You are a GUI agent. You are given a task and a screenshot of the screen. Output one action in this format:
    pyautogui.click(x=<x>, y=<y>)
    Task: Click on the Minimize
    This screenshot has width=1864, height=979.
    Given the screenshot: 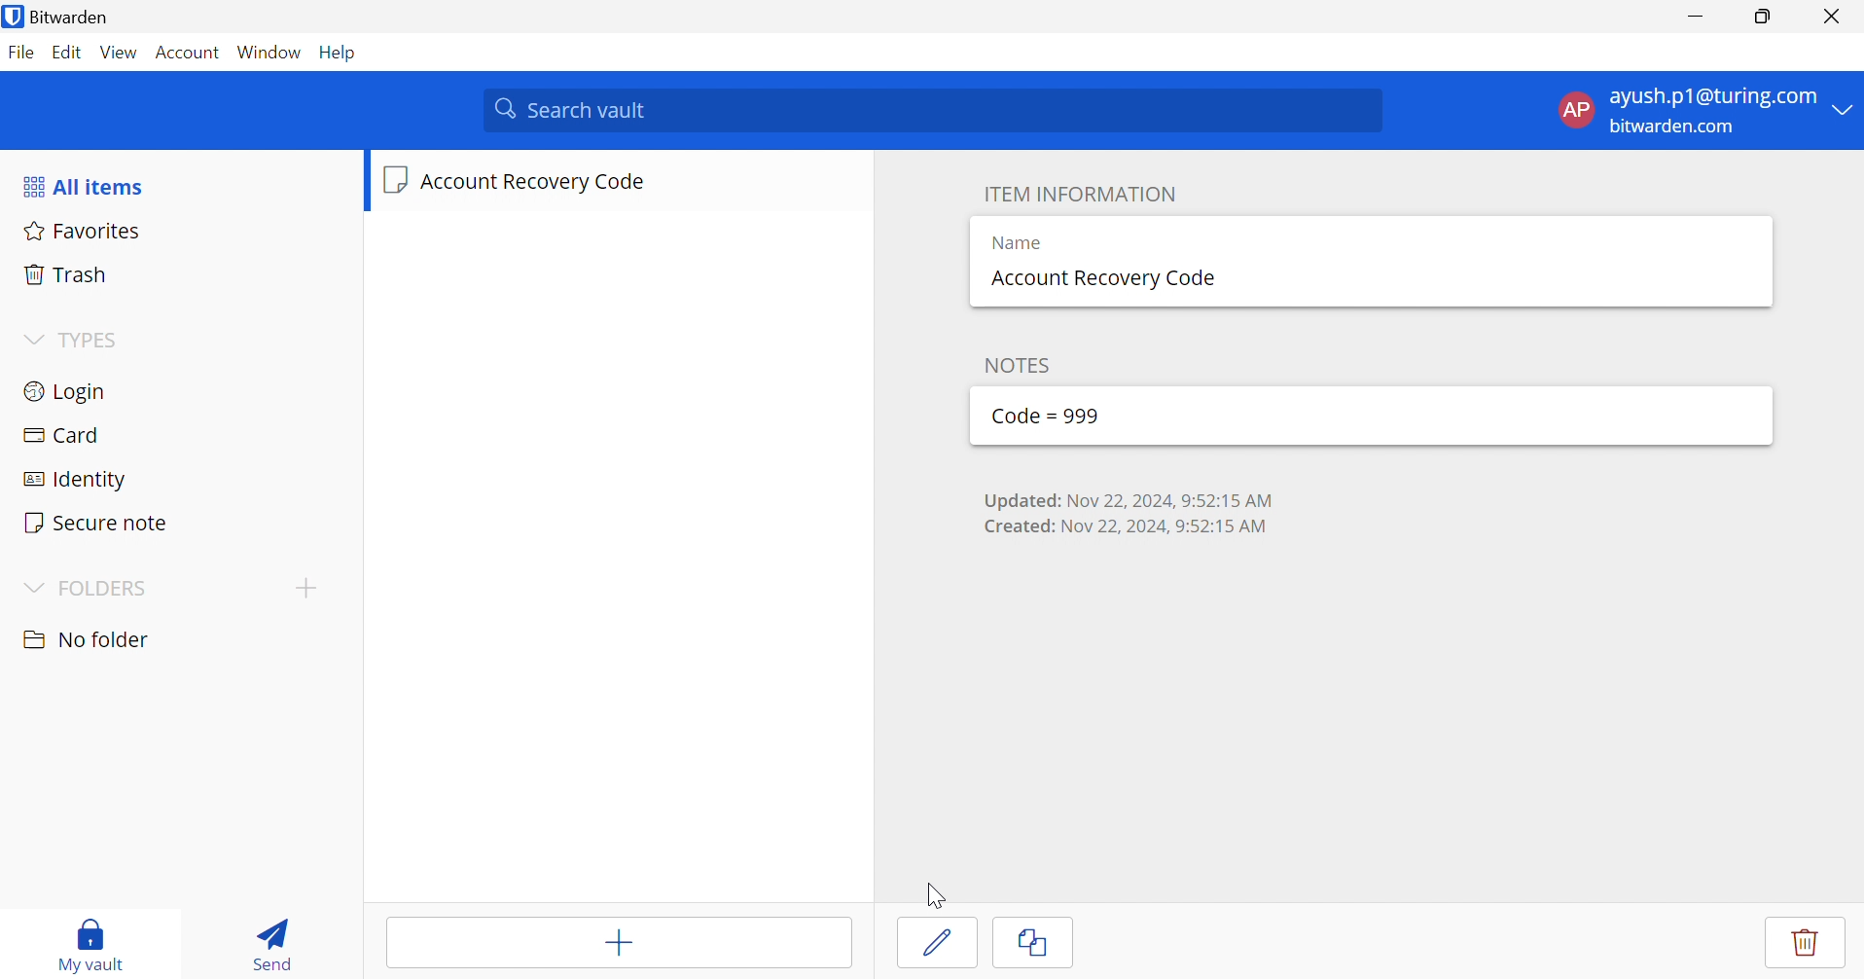 What is the action you would take?
    pyautogui.click(x=1695, y=18)
    